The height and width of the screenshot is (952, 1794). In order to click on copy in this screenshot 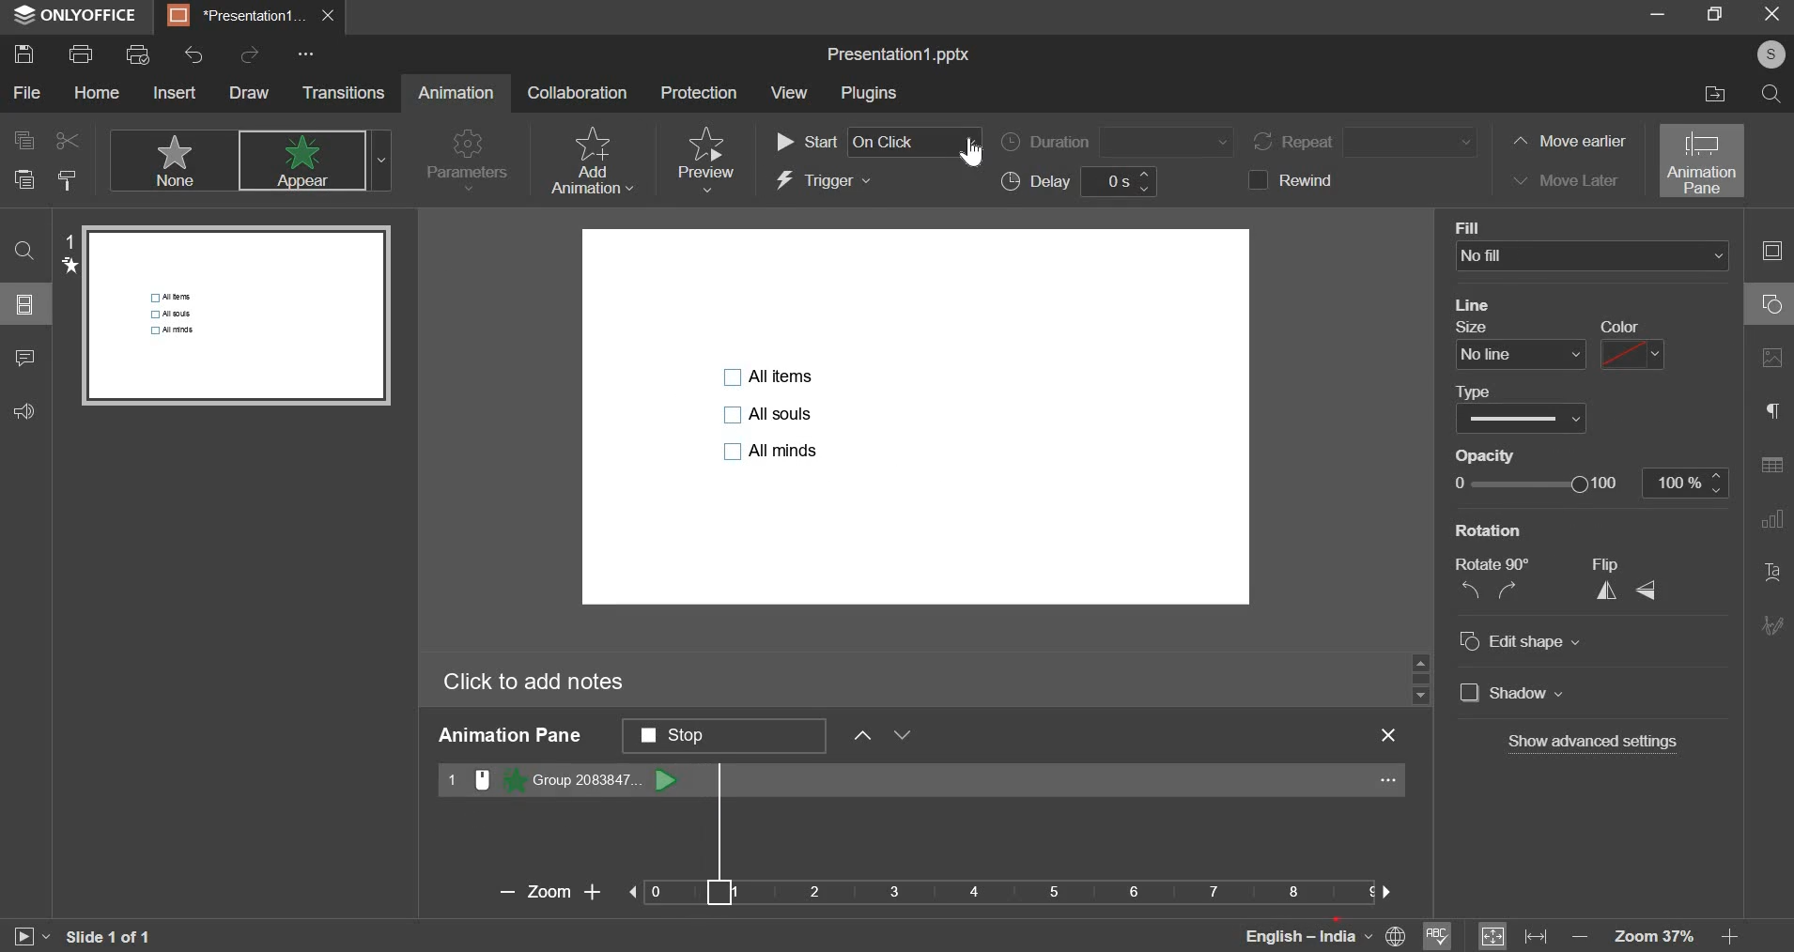, I will do `click(22, 139)`.